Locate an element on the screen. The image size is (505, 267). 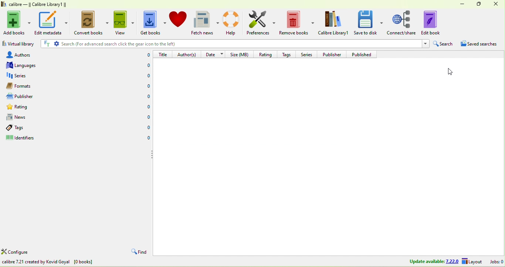
convert books is located at coordinates (89, 24).